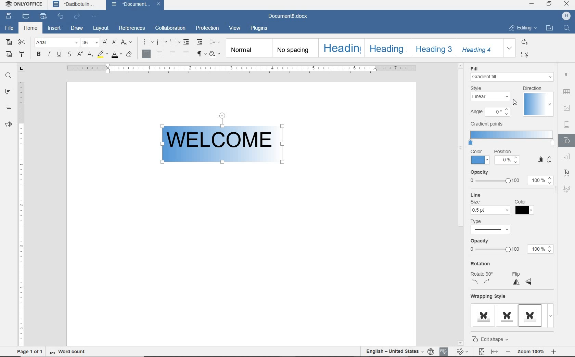 This screenshot has width=575, height=357. Describe the element at coordinates (516, 102) in the screenshot. I see `Cursor` at that location.